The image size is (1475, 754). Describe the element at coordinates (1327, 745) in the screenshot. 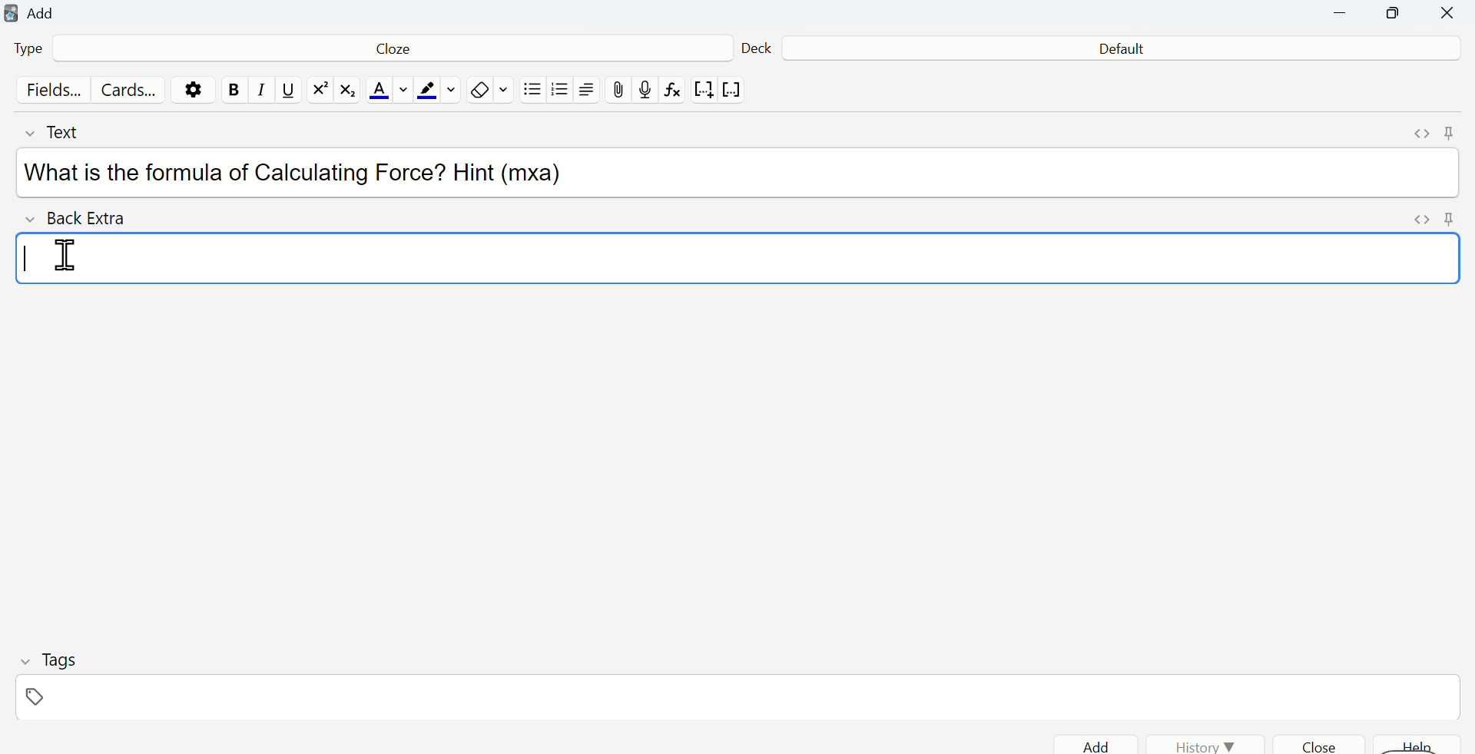

I see `Close` at that location.